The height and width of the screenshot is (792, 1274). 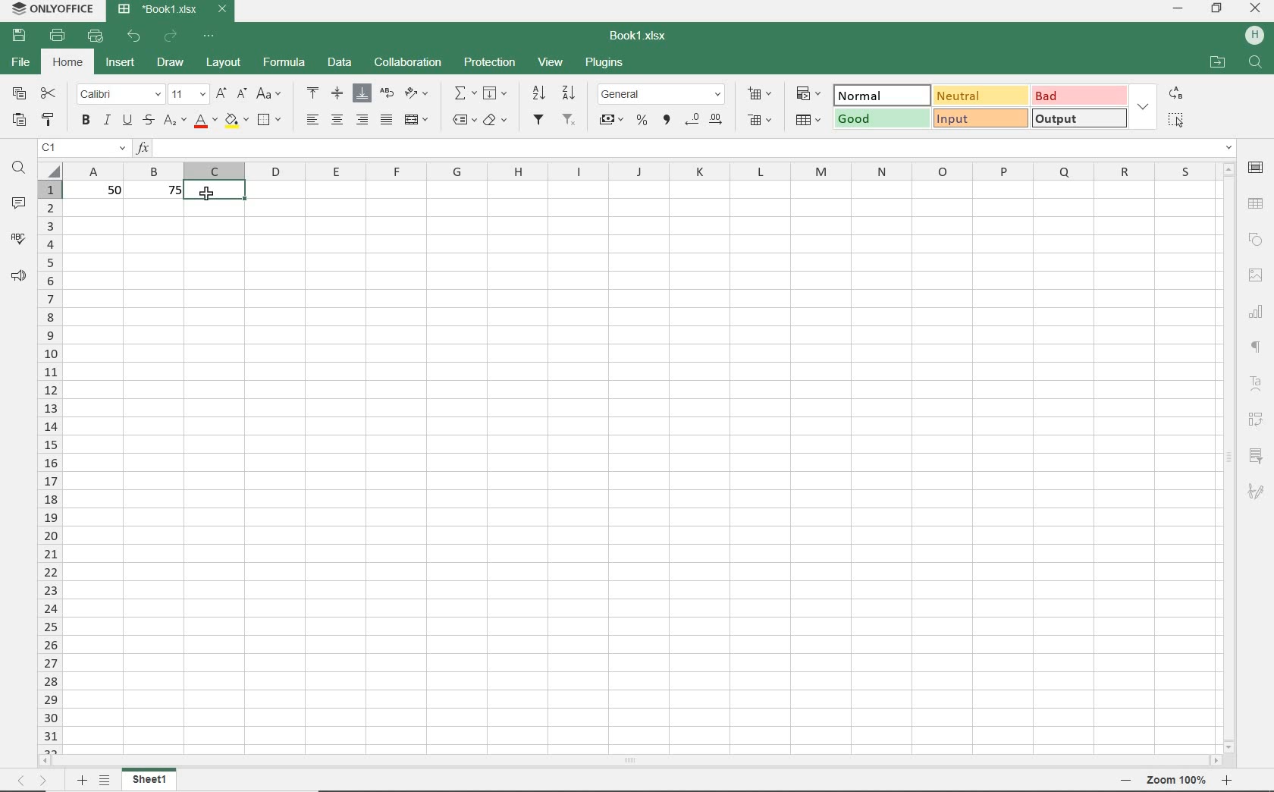 What do you see at coordinates (1179, 10) in the screenshot?
I see `minimize` at bounding box center [1179, 10].